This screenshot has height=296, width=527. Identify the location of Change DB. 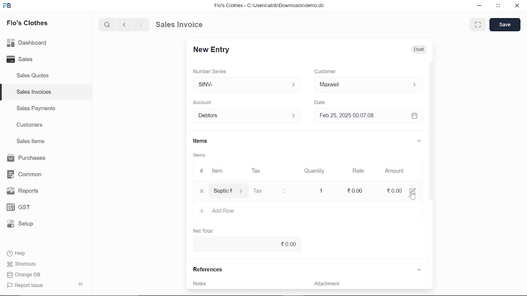
(25, 274).